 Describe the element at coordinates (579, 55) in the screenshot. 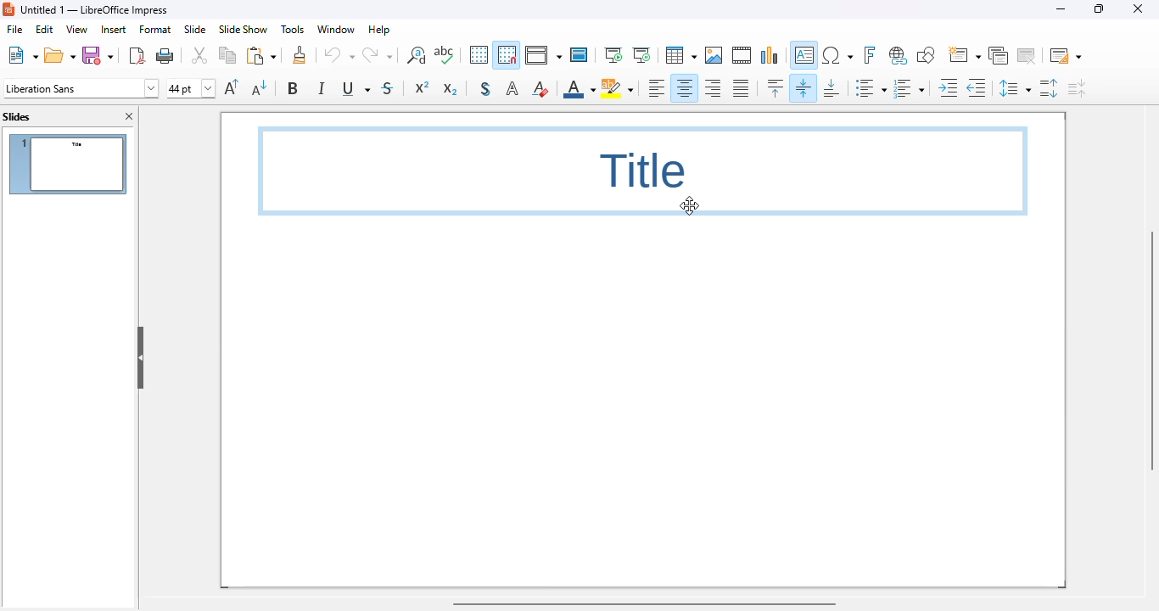

I see `master slide` at that location.